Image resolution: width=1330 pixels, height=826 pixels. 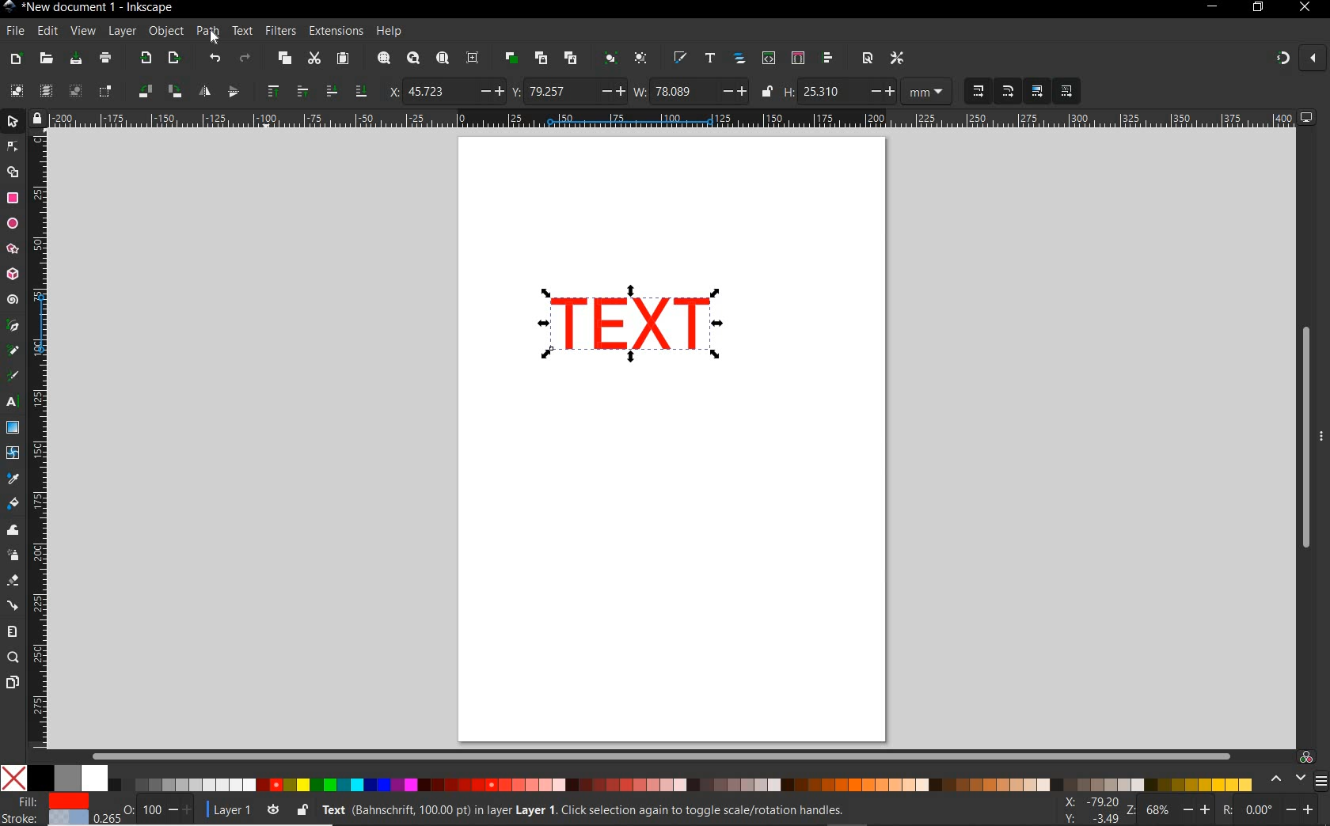 What do you see at coordinates (1210, 7) in the screenshot?
I see `MINIMIZE` at bounding box center [1210, 7].